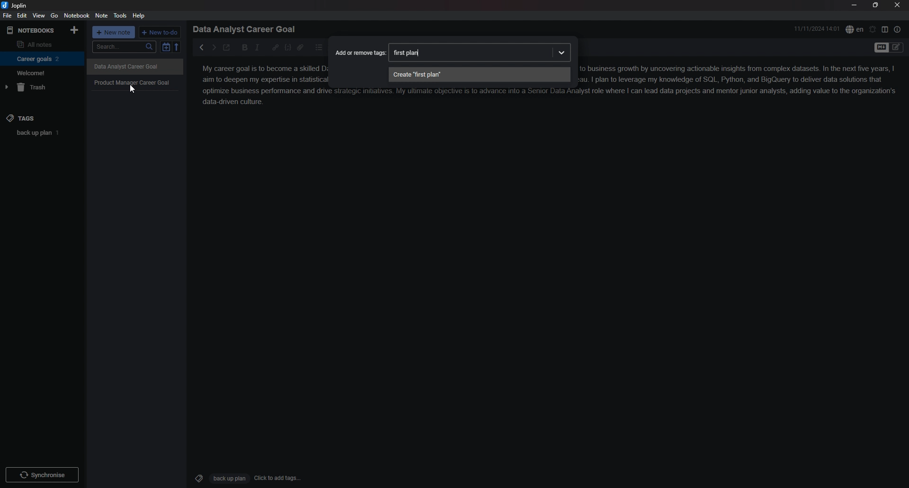  I want to click on set alarm, so click(873, 29).